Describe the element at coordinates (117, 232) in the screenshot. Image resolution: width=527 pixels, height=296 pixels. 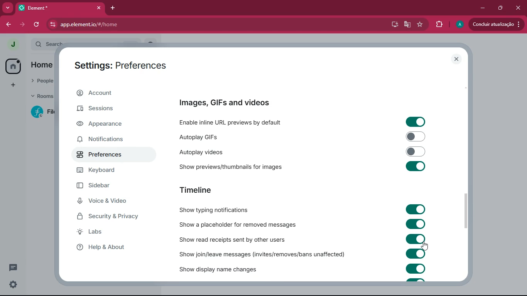
I see `labs` at that location.